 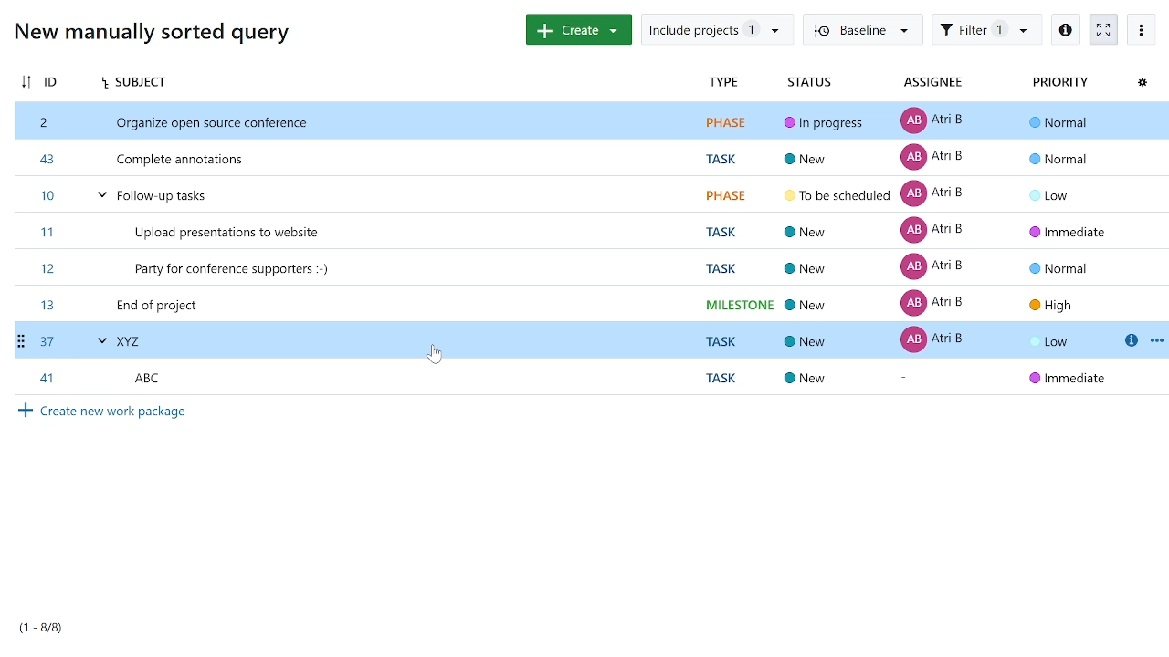 What do you see at coordinates (1130, 340) in the screenshot?
I see `task "XYZ" info` at bounding box center [1130, 340].